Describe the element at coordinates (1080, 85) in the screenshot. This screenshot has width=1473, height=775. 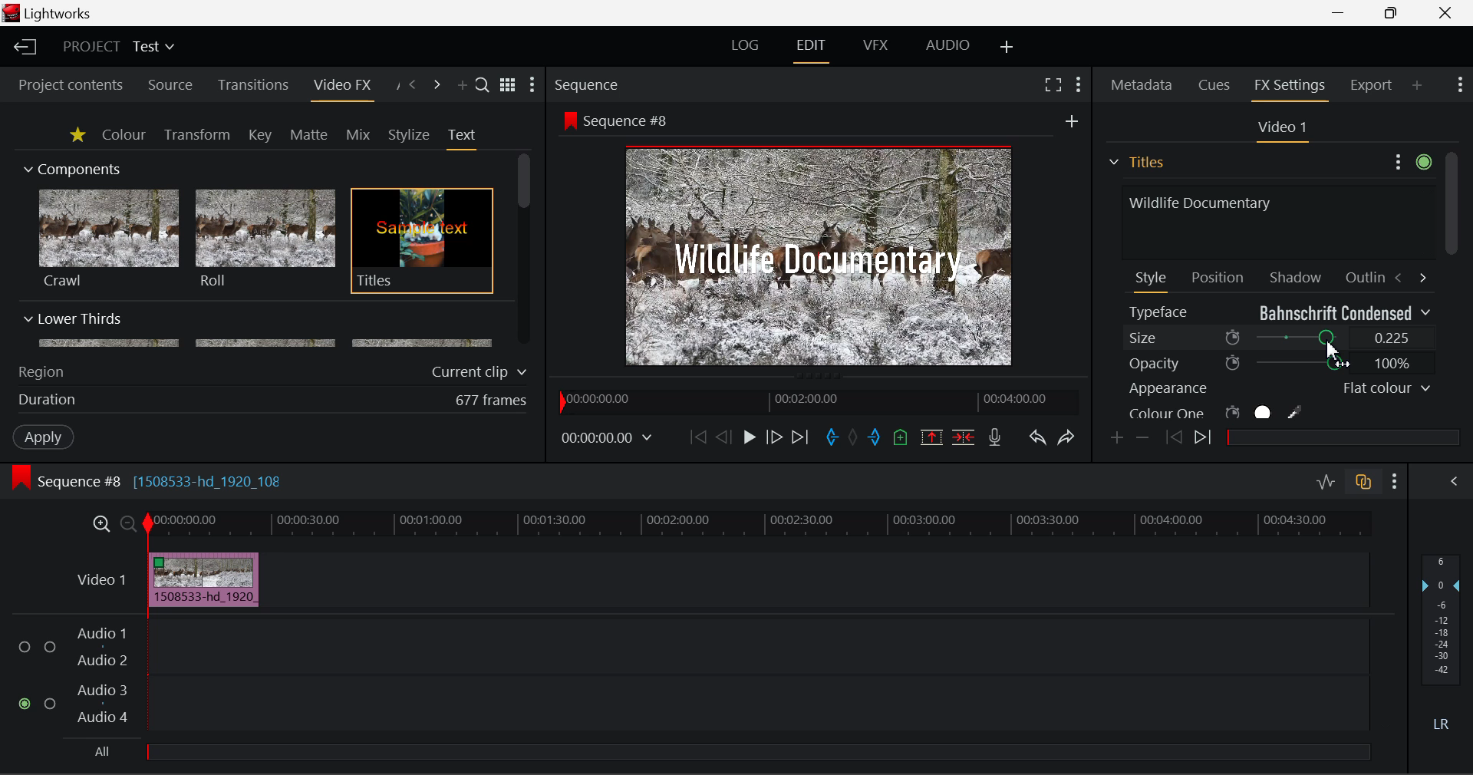
I see `Show Settings` at that location.